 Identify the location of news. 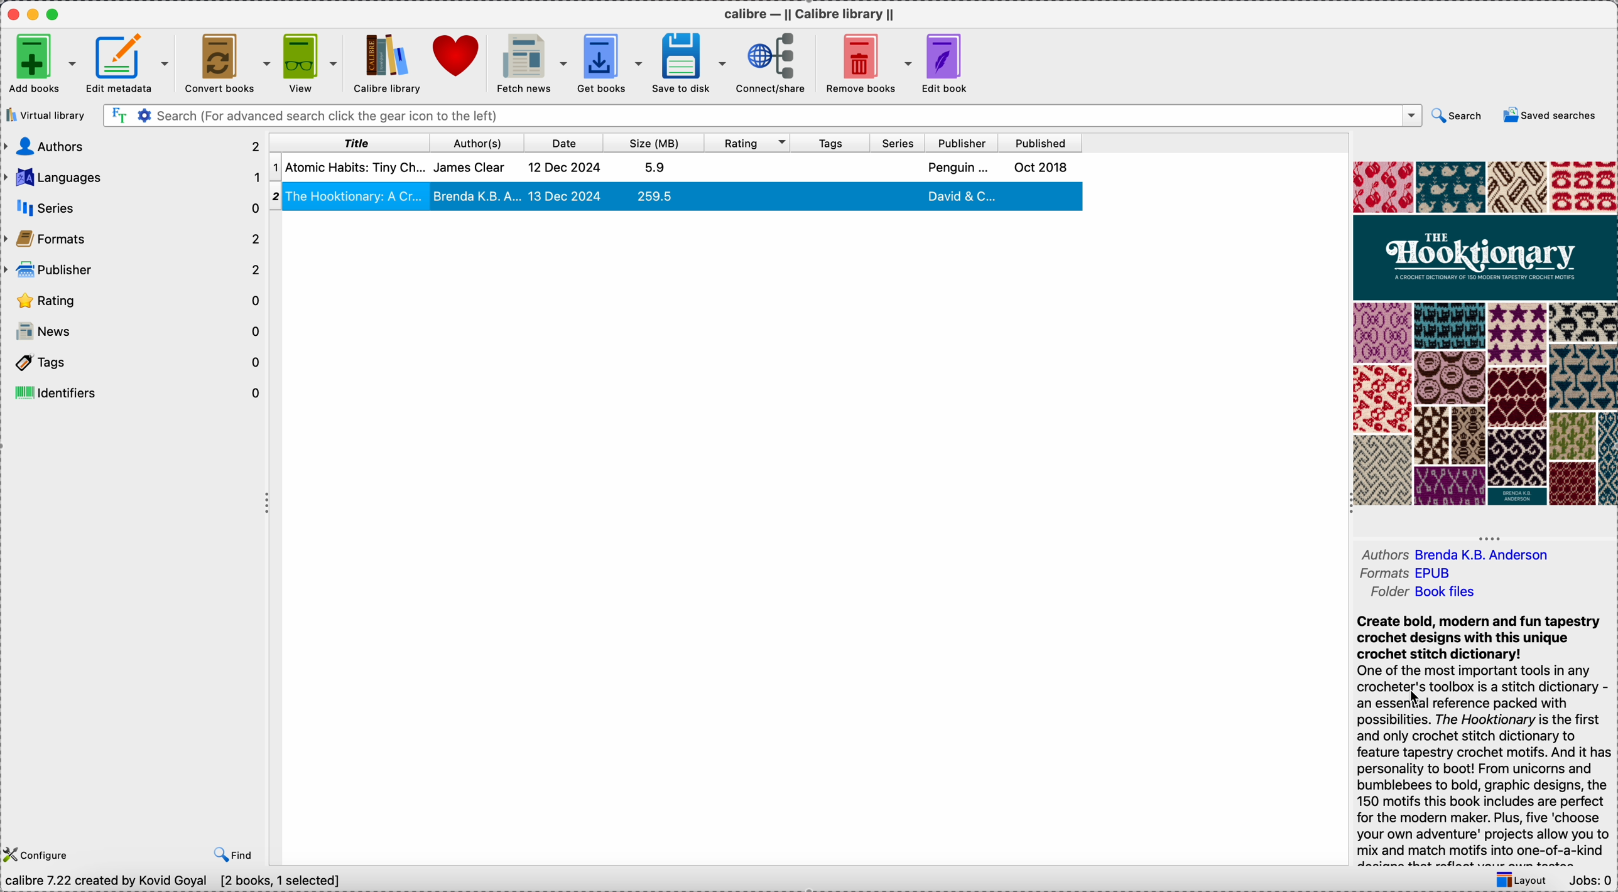
(136, 333).